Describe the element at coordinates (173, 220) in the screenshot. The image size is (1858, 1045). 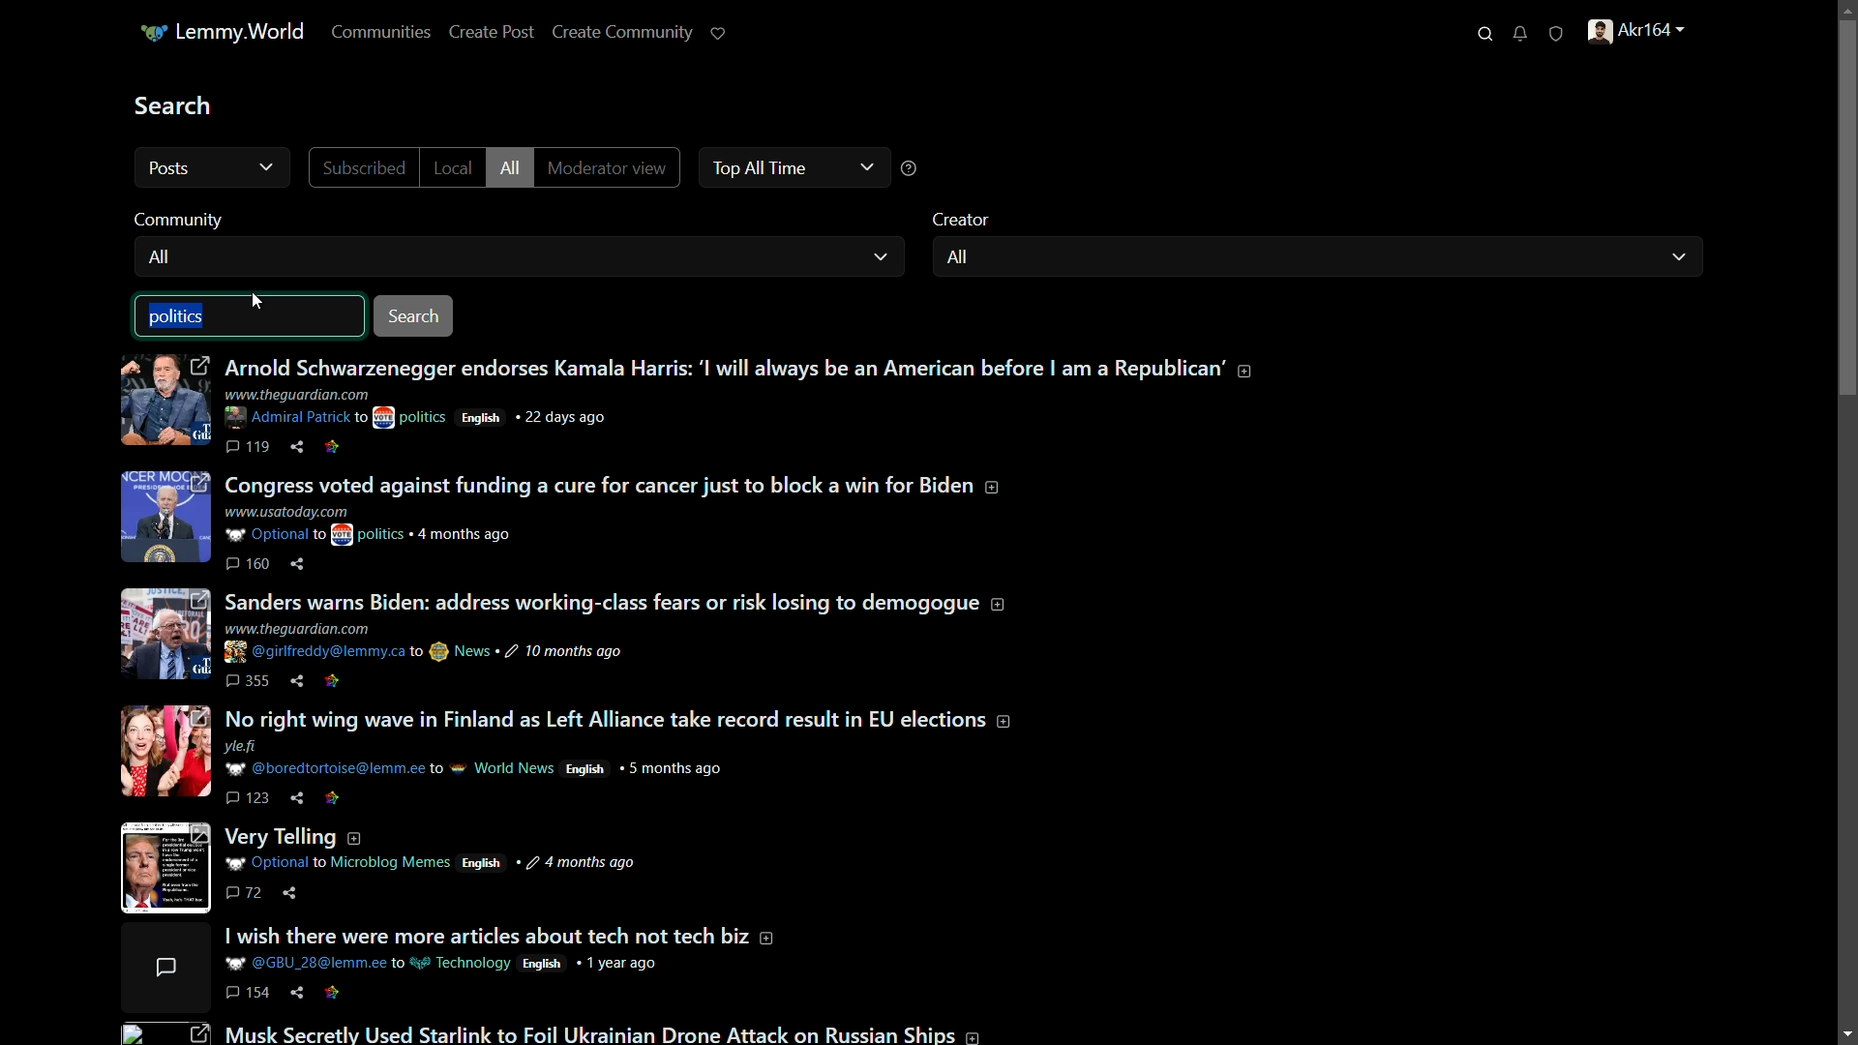
I see `community` at that location.